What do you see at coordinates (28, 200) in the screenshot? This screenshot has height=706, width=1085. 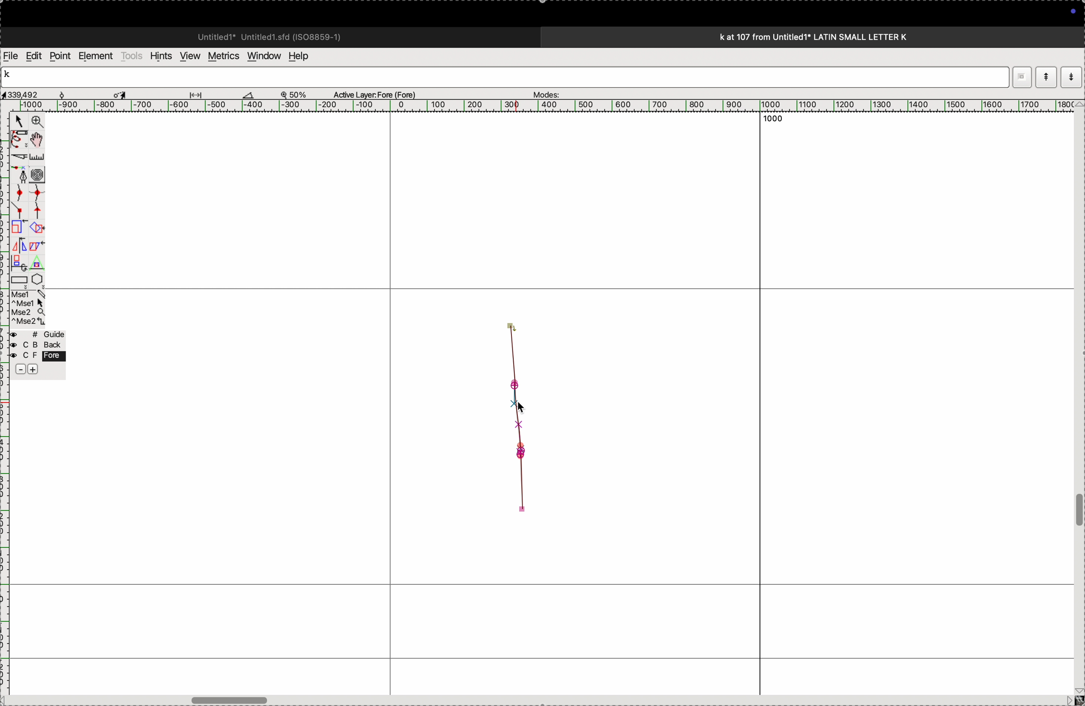 I see `spline` at bounding box center [28, 200].